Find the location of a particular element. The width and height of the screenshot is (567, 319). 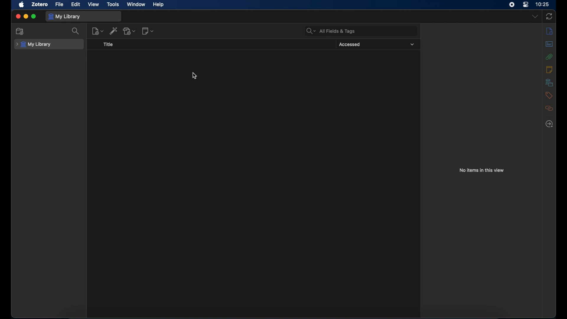

my library is located at coordinates (33, 44).